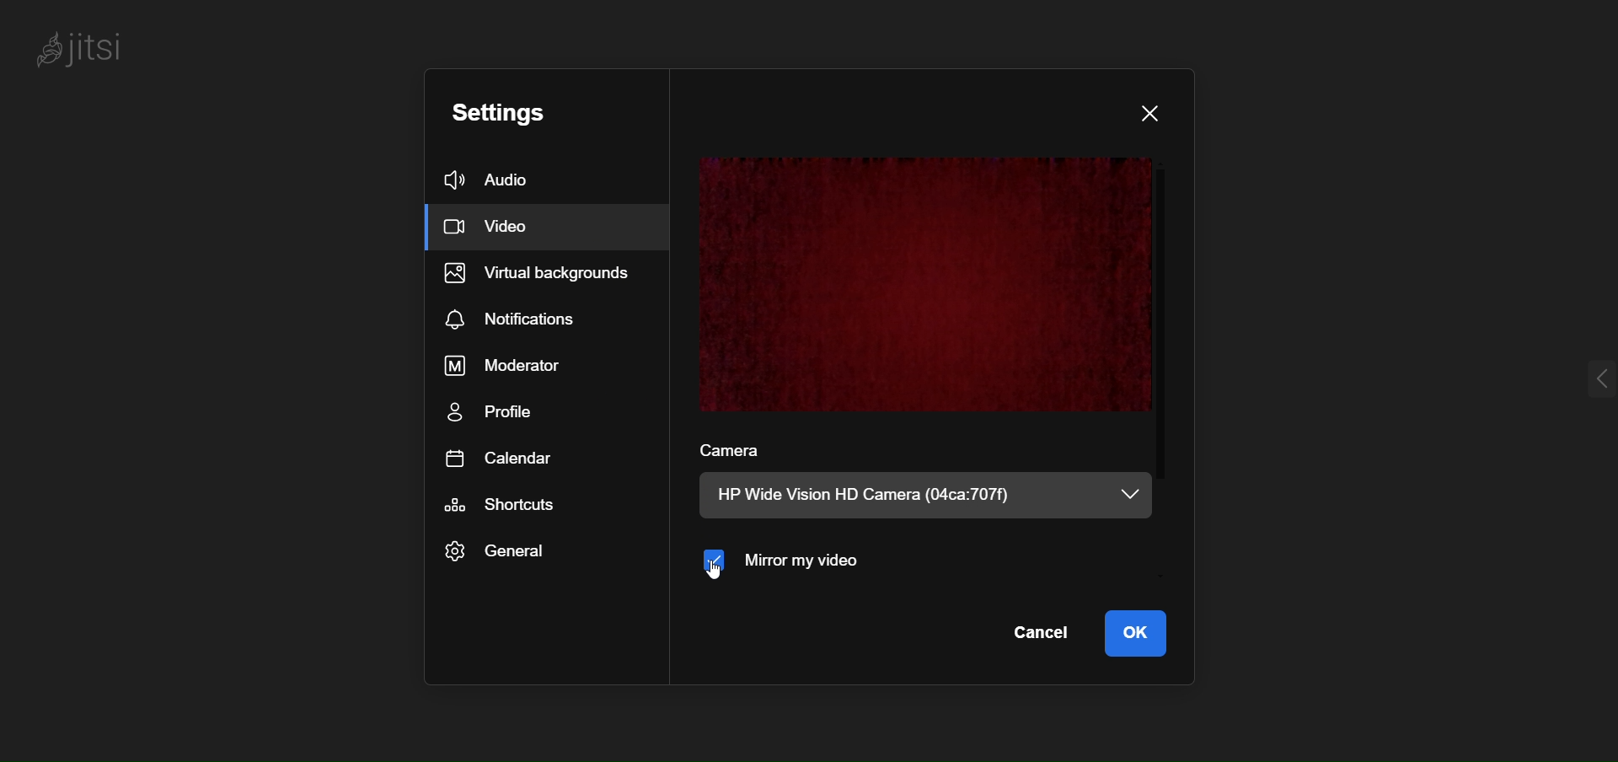  Describe the element at coordinates (506, 227) in the screenshot. I see `video` at that location.